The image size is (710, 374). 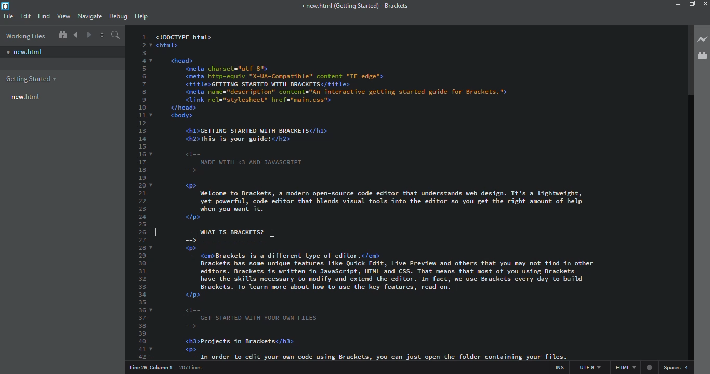 I want to click on close, so click(x=707, y=4).